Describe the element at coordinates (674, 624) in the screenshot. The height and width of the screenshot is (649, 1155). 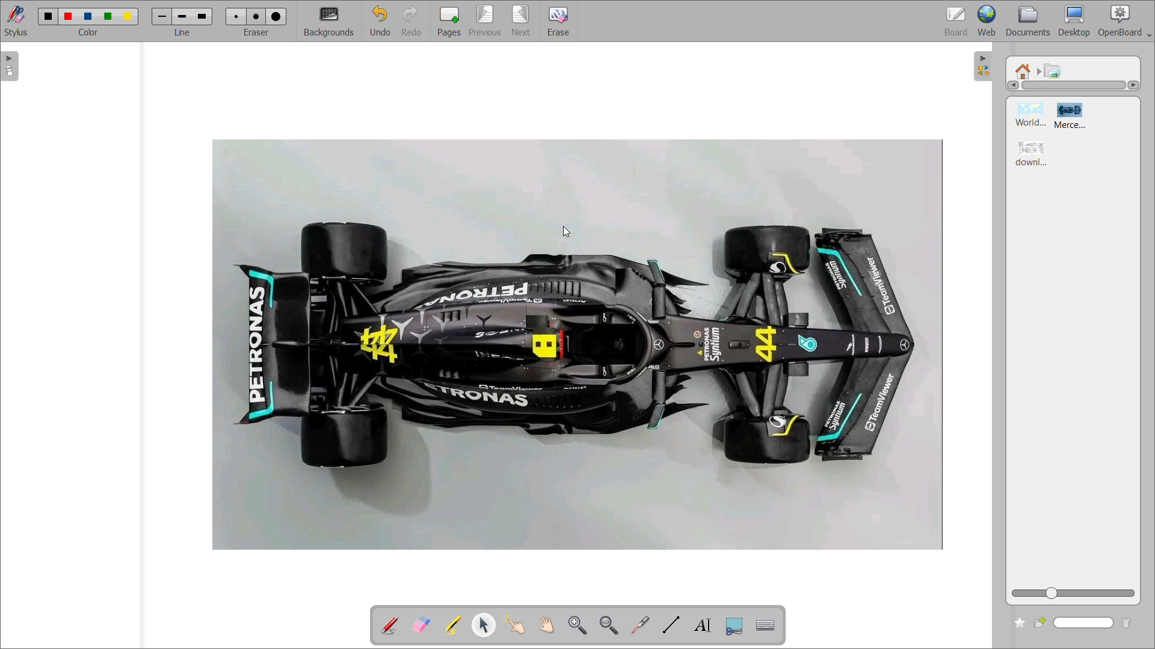
I see `draw lines` at that location.